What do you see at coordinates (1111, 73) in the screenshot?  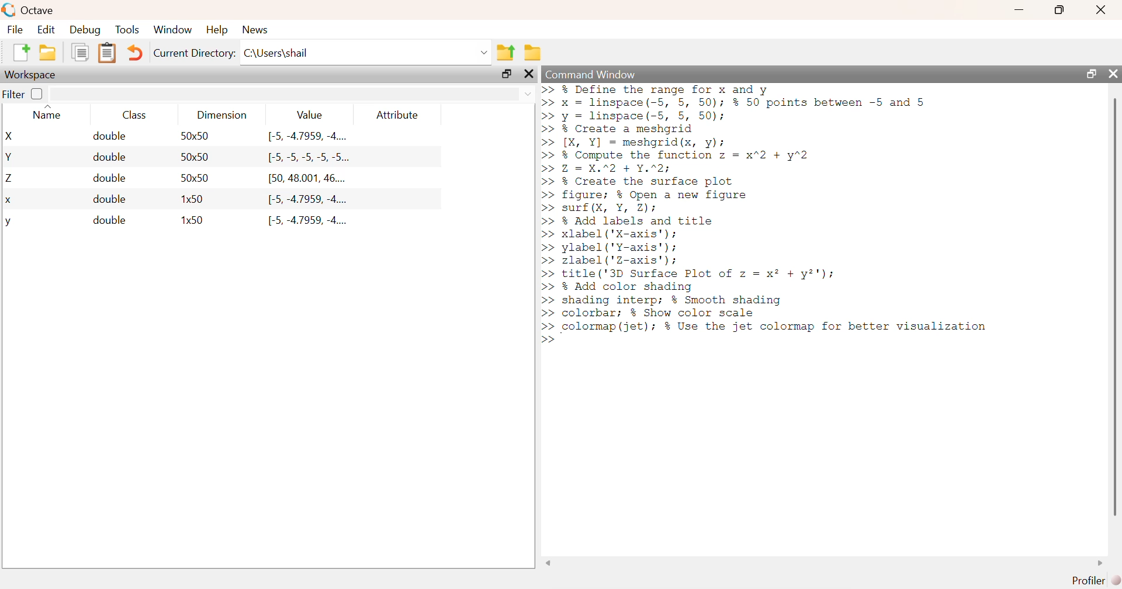 I see `close` at bounding box center [1111, 73].